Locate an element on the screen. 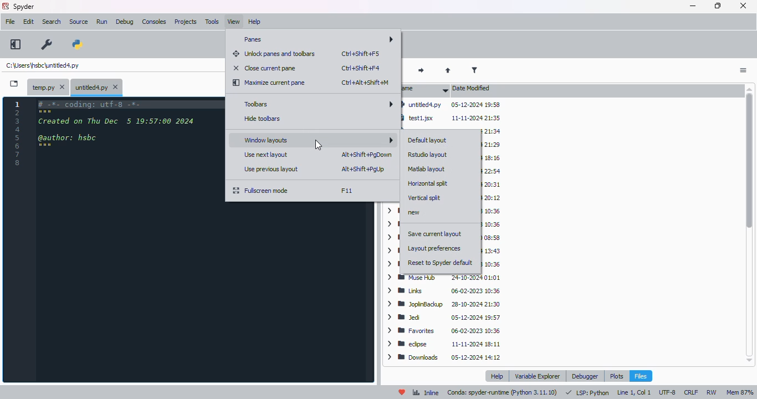 The width and height of the screenshot is (757, 399). close current pane is located at coordinates (264, 68).